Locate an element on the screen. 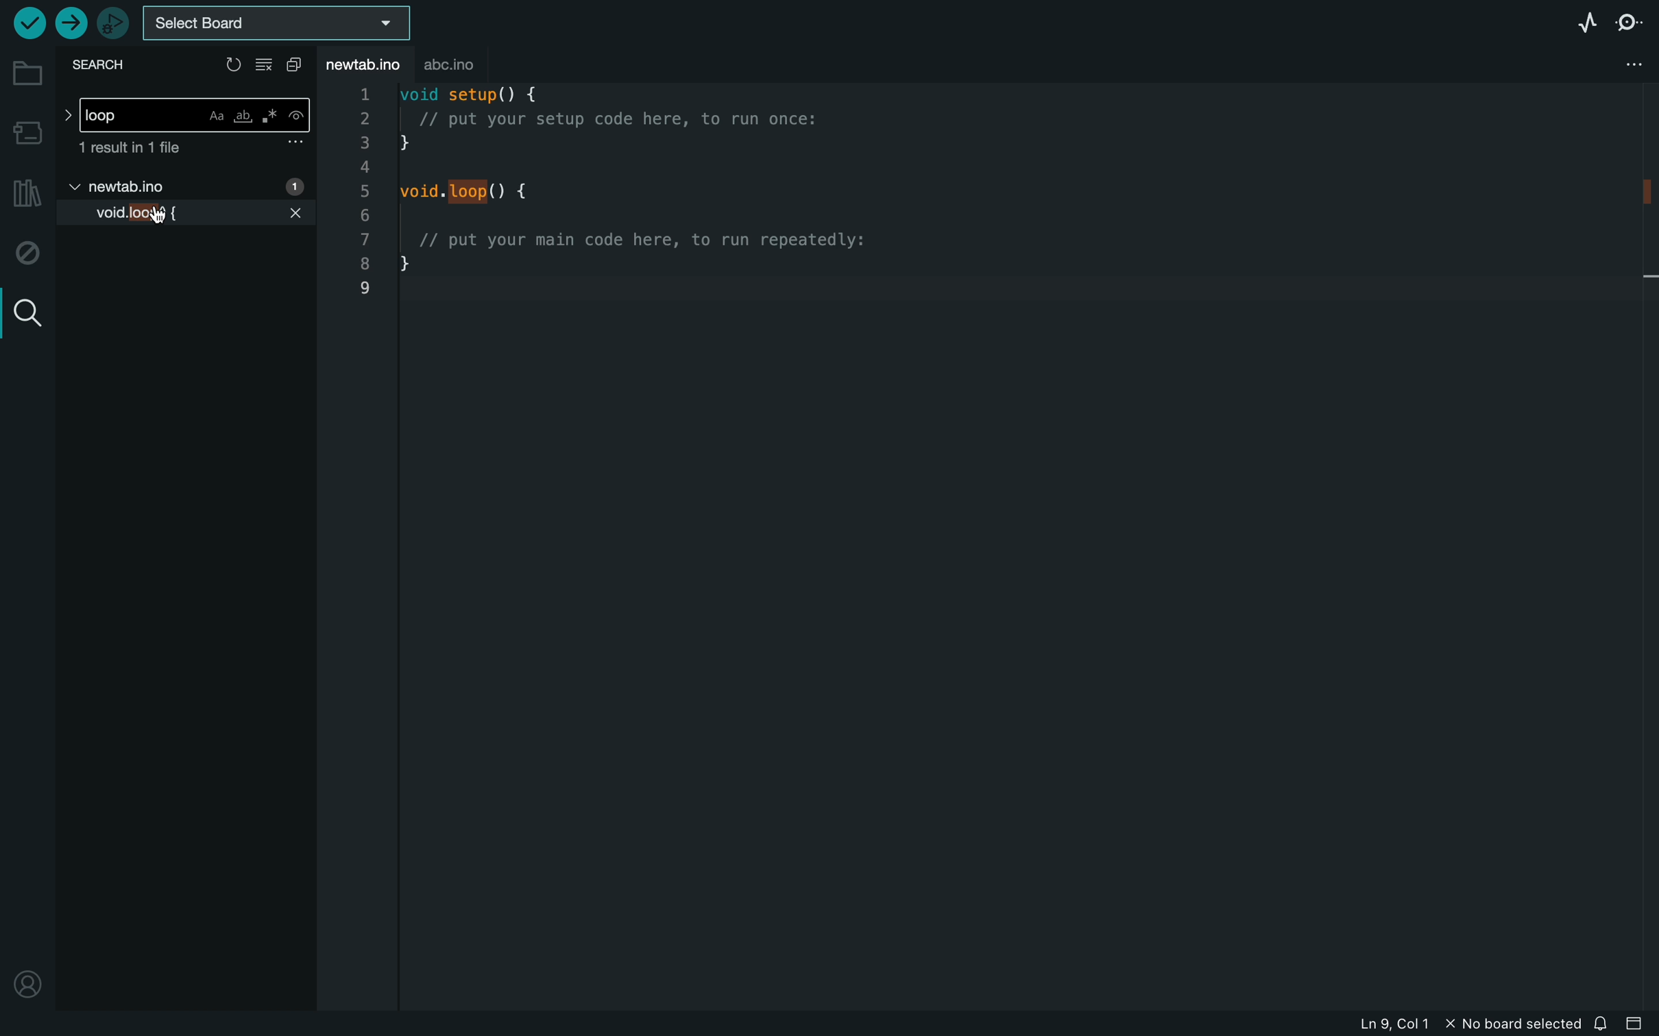 This screenshot has height=1036, width=1659. library manager is located at coordinates (26, 194).